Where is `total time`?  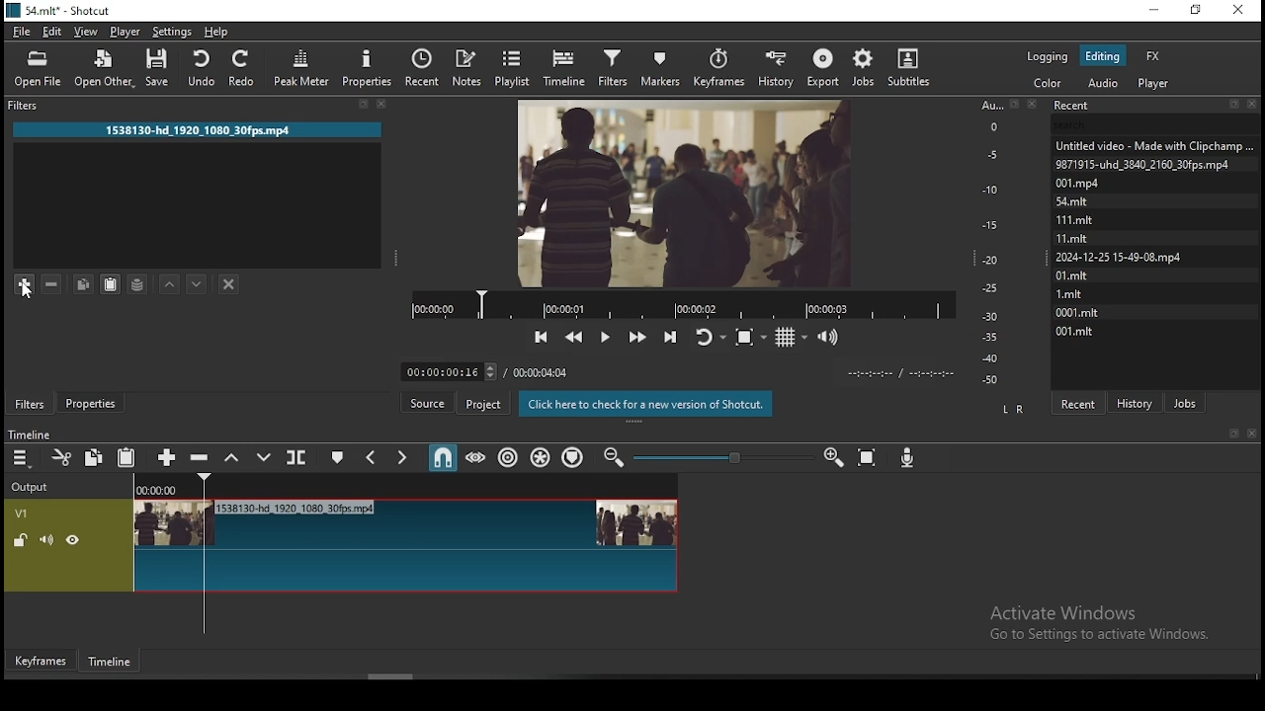
total time is located at coordinates (541, 371).